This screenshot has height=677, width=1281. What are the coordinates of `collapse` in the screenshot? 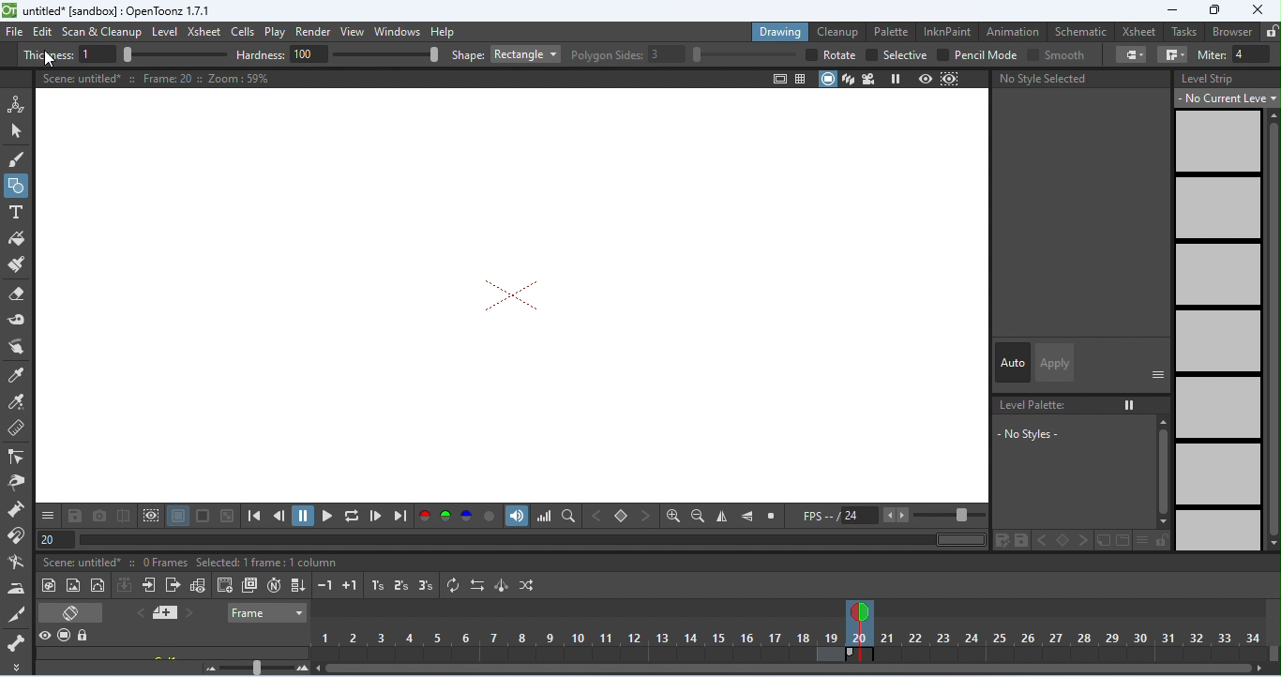 It's located at (127, 584).